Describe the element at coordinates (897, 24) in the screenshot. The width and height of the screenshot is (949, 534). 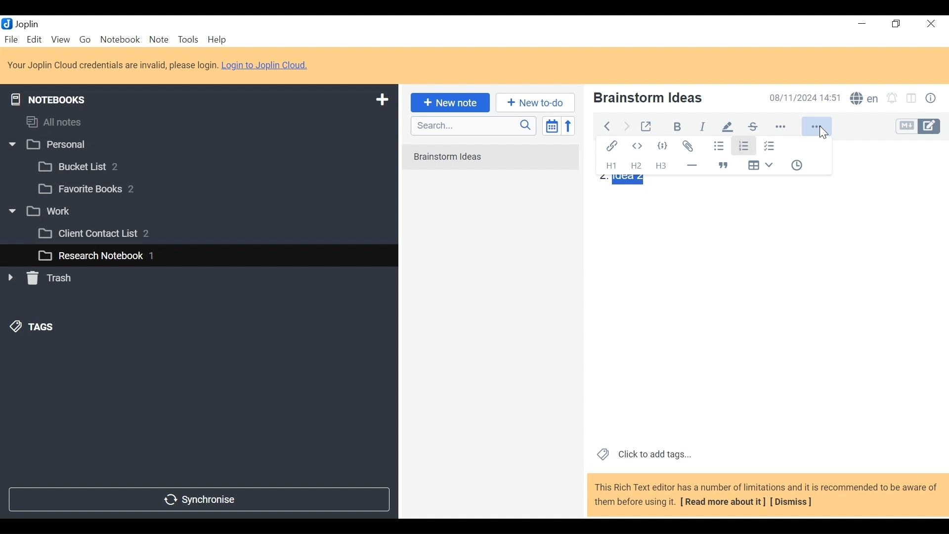
I see `Restore` at that location.